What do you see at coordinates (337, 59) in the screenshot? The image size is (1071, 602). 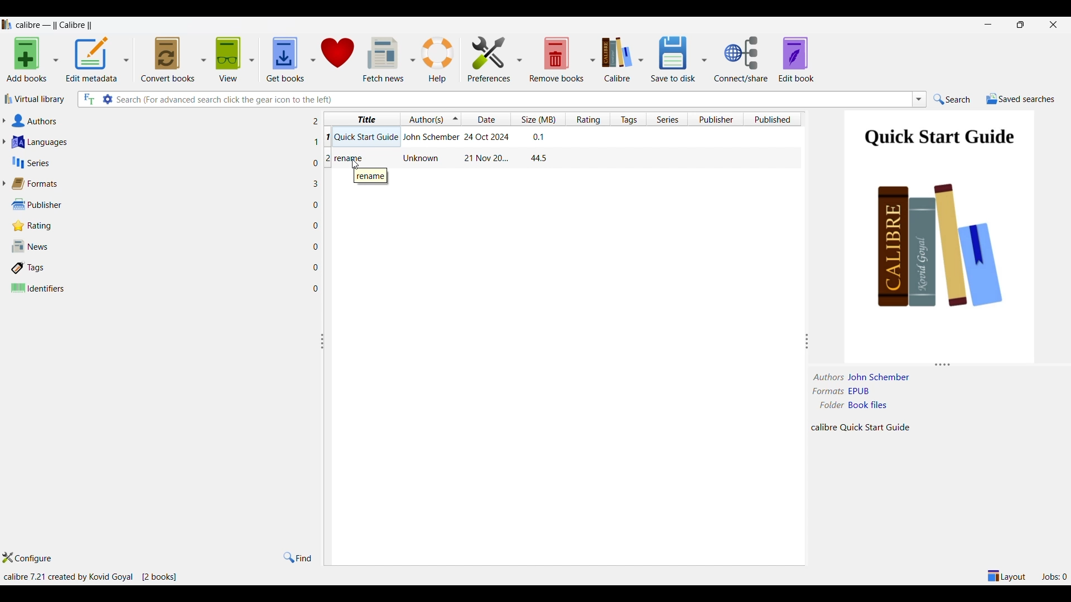 I see `Donate` at bounding box center [337, 59].